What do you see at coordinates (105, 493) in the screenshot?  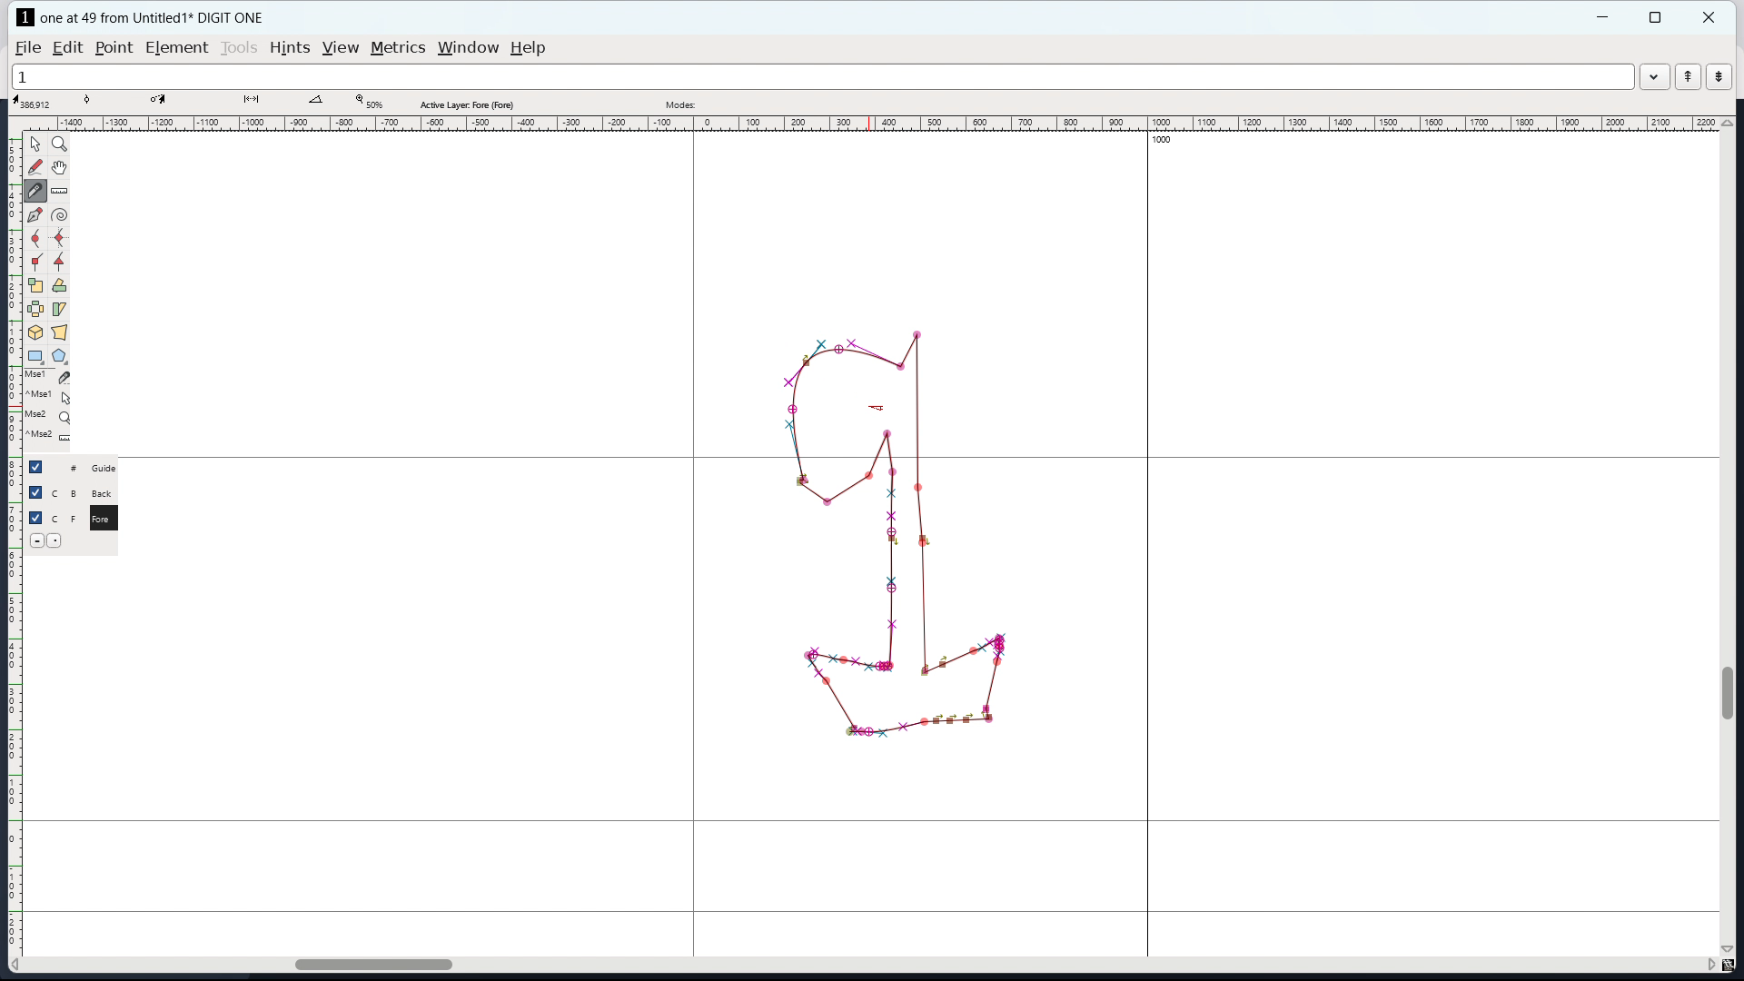 I see `back` at bounding box center [105, 493].